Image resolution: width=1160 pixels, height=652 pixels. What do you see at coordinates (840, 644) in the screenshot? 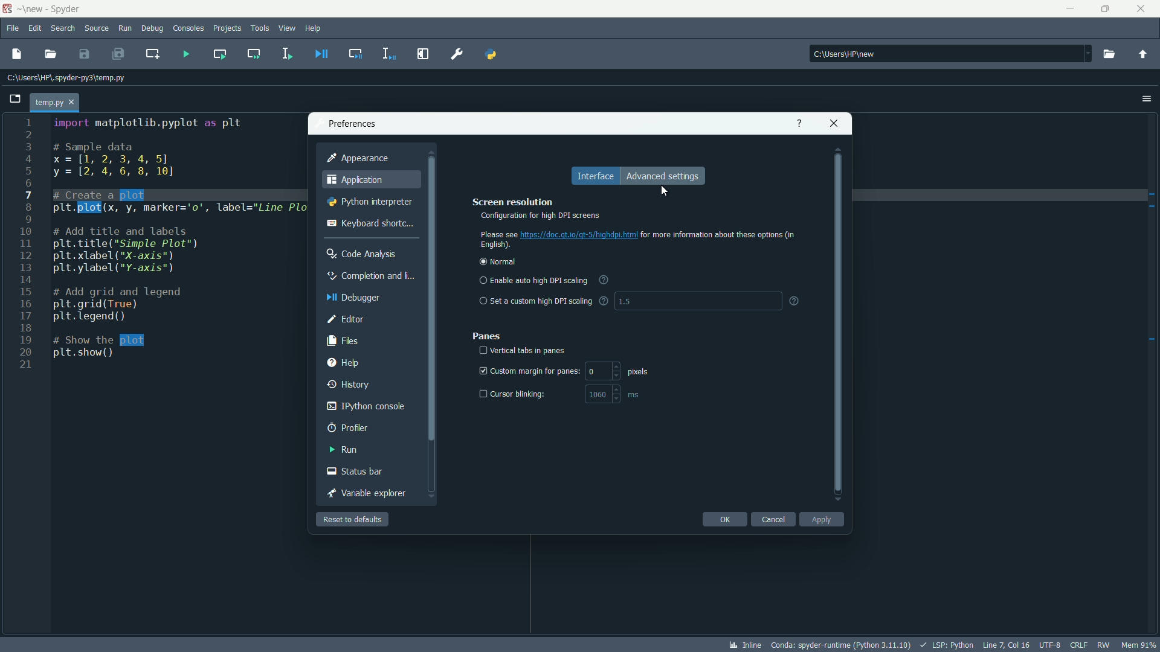
I see `interpreter` at bounding box center [840, 644].